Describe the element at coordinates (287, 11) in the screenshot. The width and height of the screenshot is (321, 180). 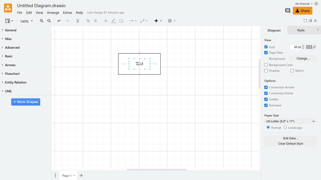
I see `Comment` at that location.